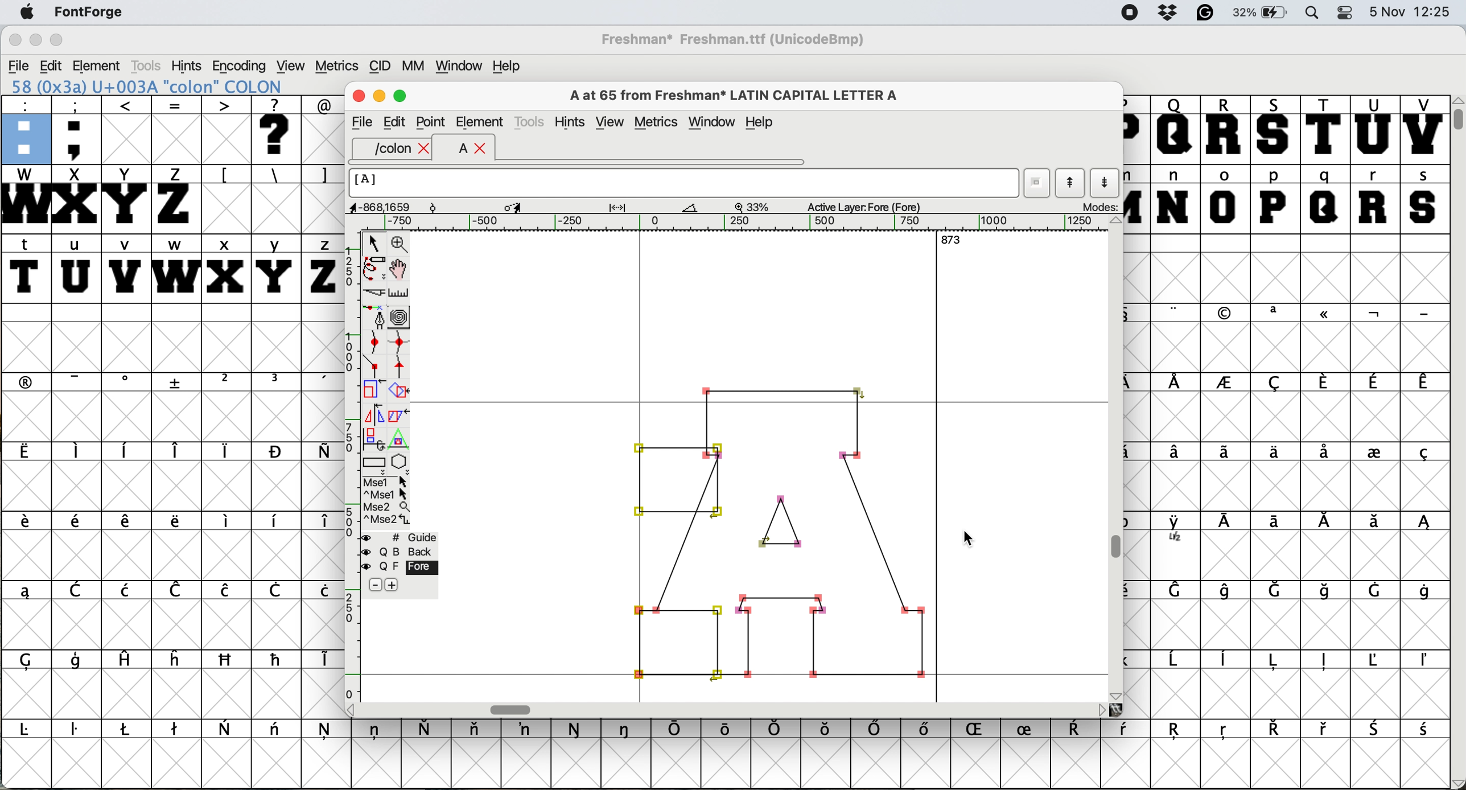 The image size is (1466, 790). I want to click on r, so click(1376, 199).